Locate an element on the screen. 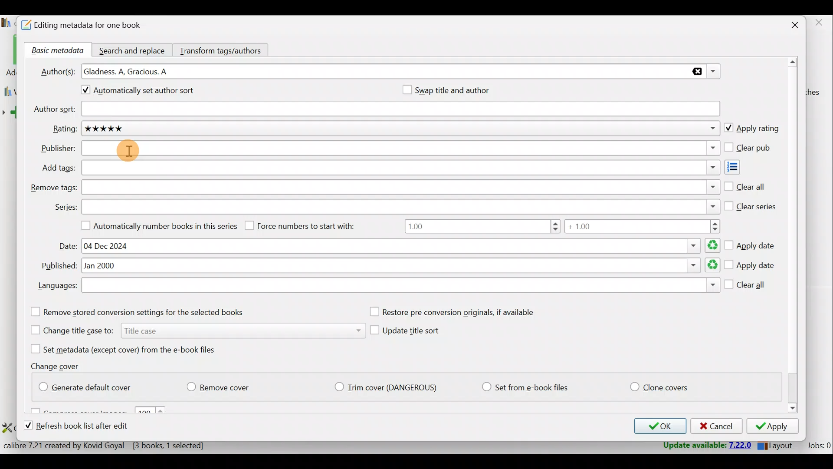 The image size is (833, 469). Swap title and author is located at coordinates (462, 90).